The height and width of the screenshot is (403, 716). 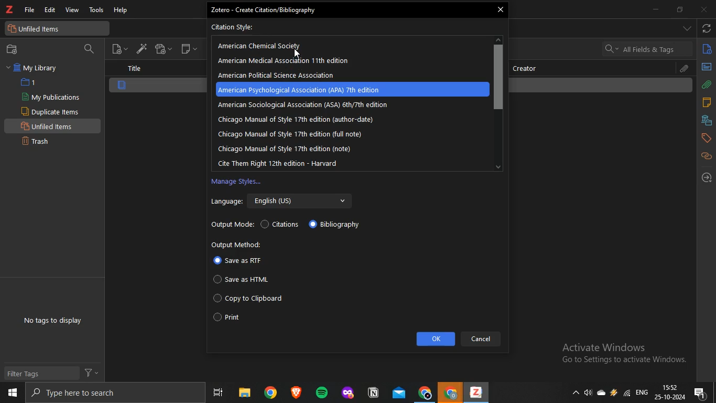 What do you see at coordinates (226, 203) in the screenshot?
I see `Language:` at bounding box center [226, 203].